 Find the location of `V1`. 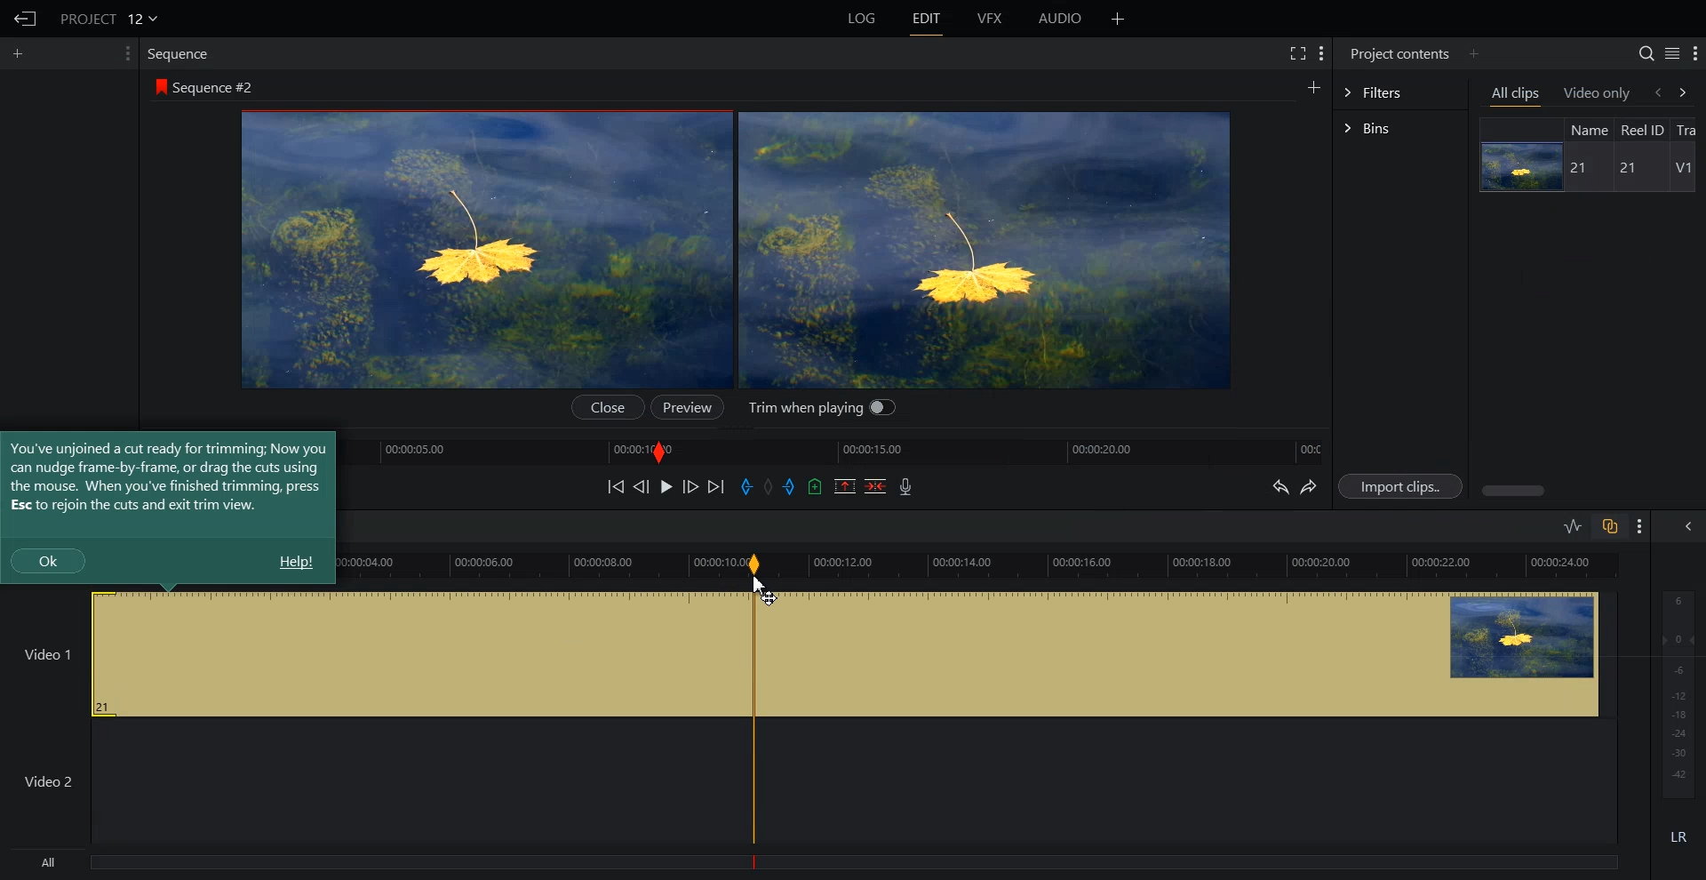

V1 is located at coordinates (1683, 168).